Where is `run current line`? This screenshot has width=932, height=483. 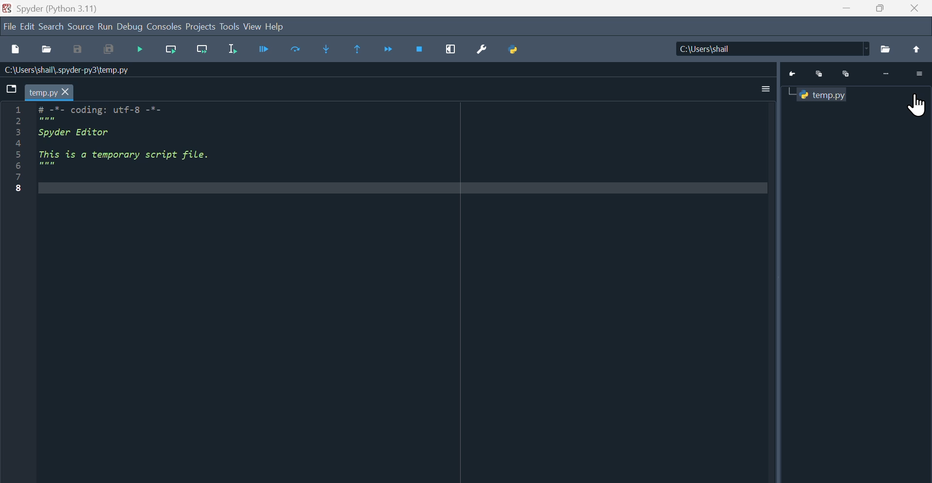
run current line is located at coordinates (171, 51).